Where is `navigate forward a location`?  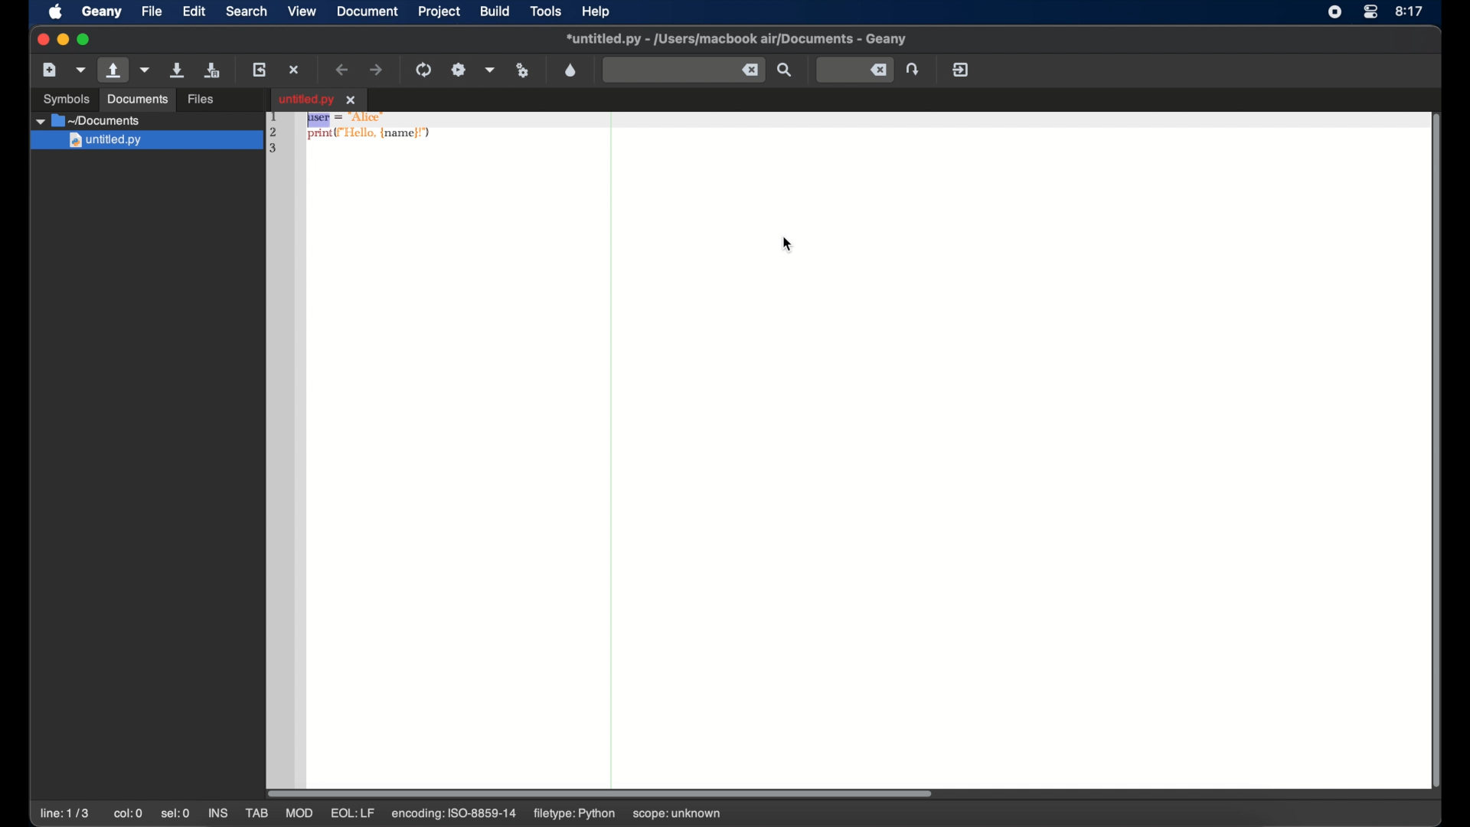
navigate forward a location is located at coordinates (377, 69).